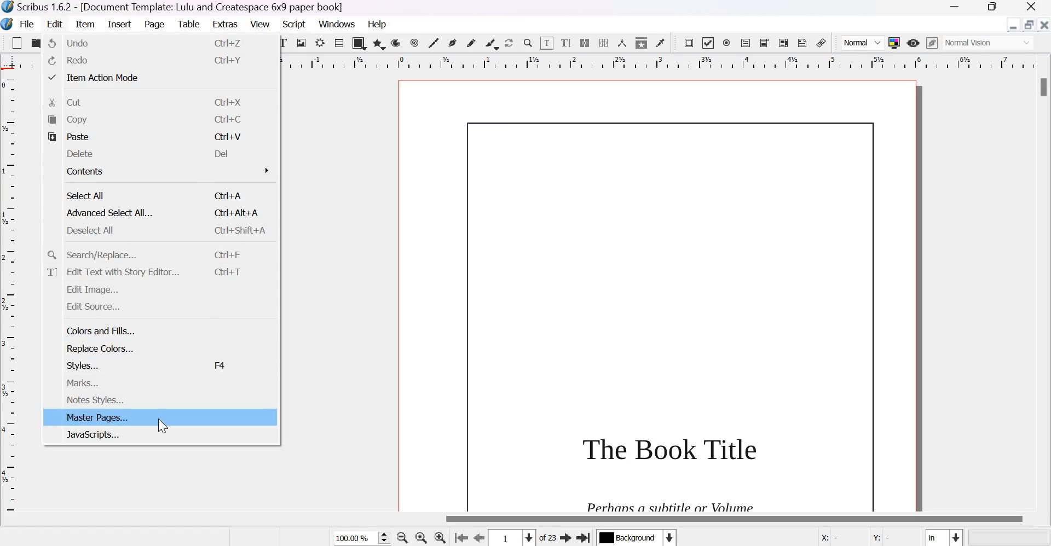  I want to click on Text annotation, so click(802, 43).